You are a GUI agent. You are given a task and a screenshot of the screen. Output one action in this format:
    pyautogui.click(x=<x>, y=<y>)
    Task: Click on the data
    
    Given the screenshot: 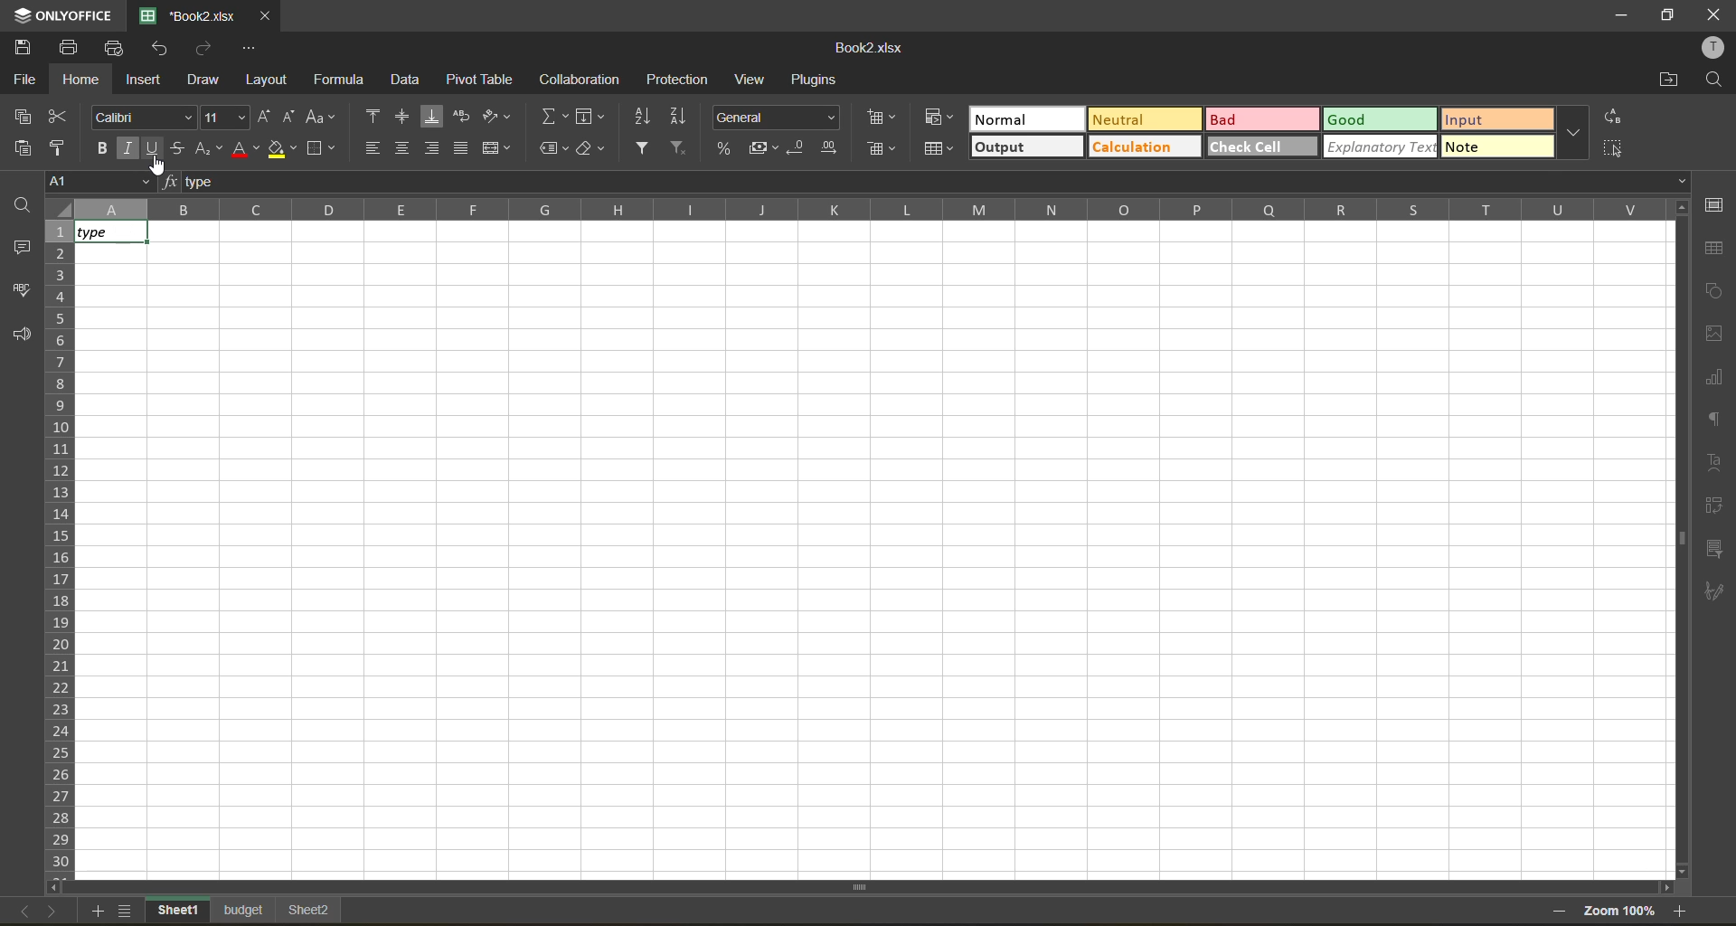 What is the action you would take?
    pyautogui.click(x=408, y=78)
    